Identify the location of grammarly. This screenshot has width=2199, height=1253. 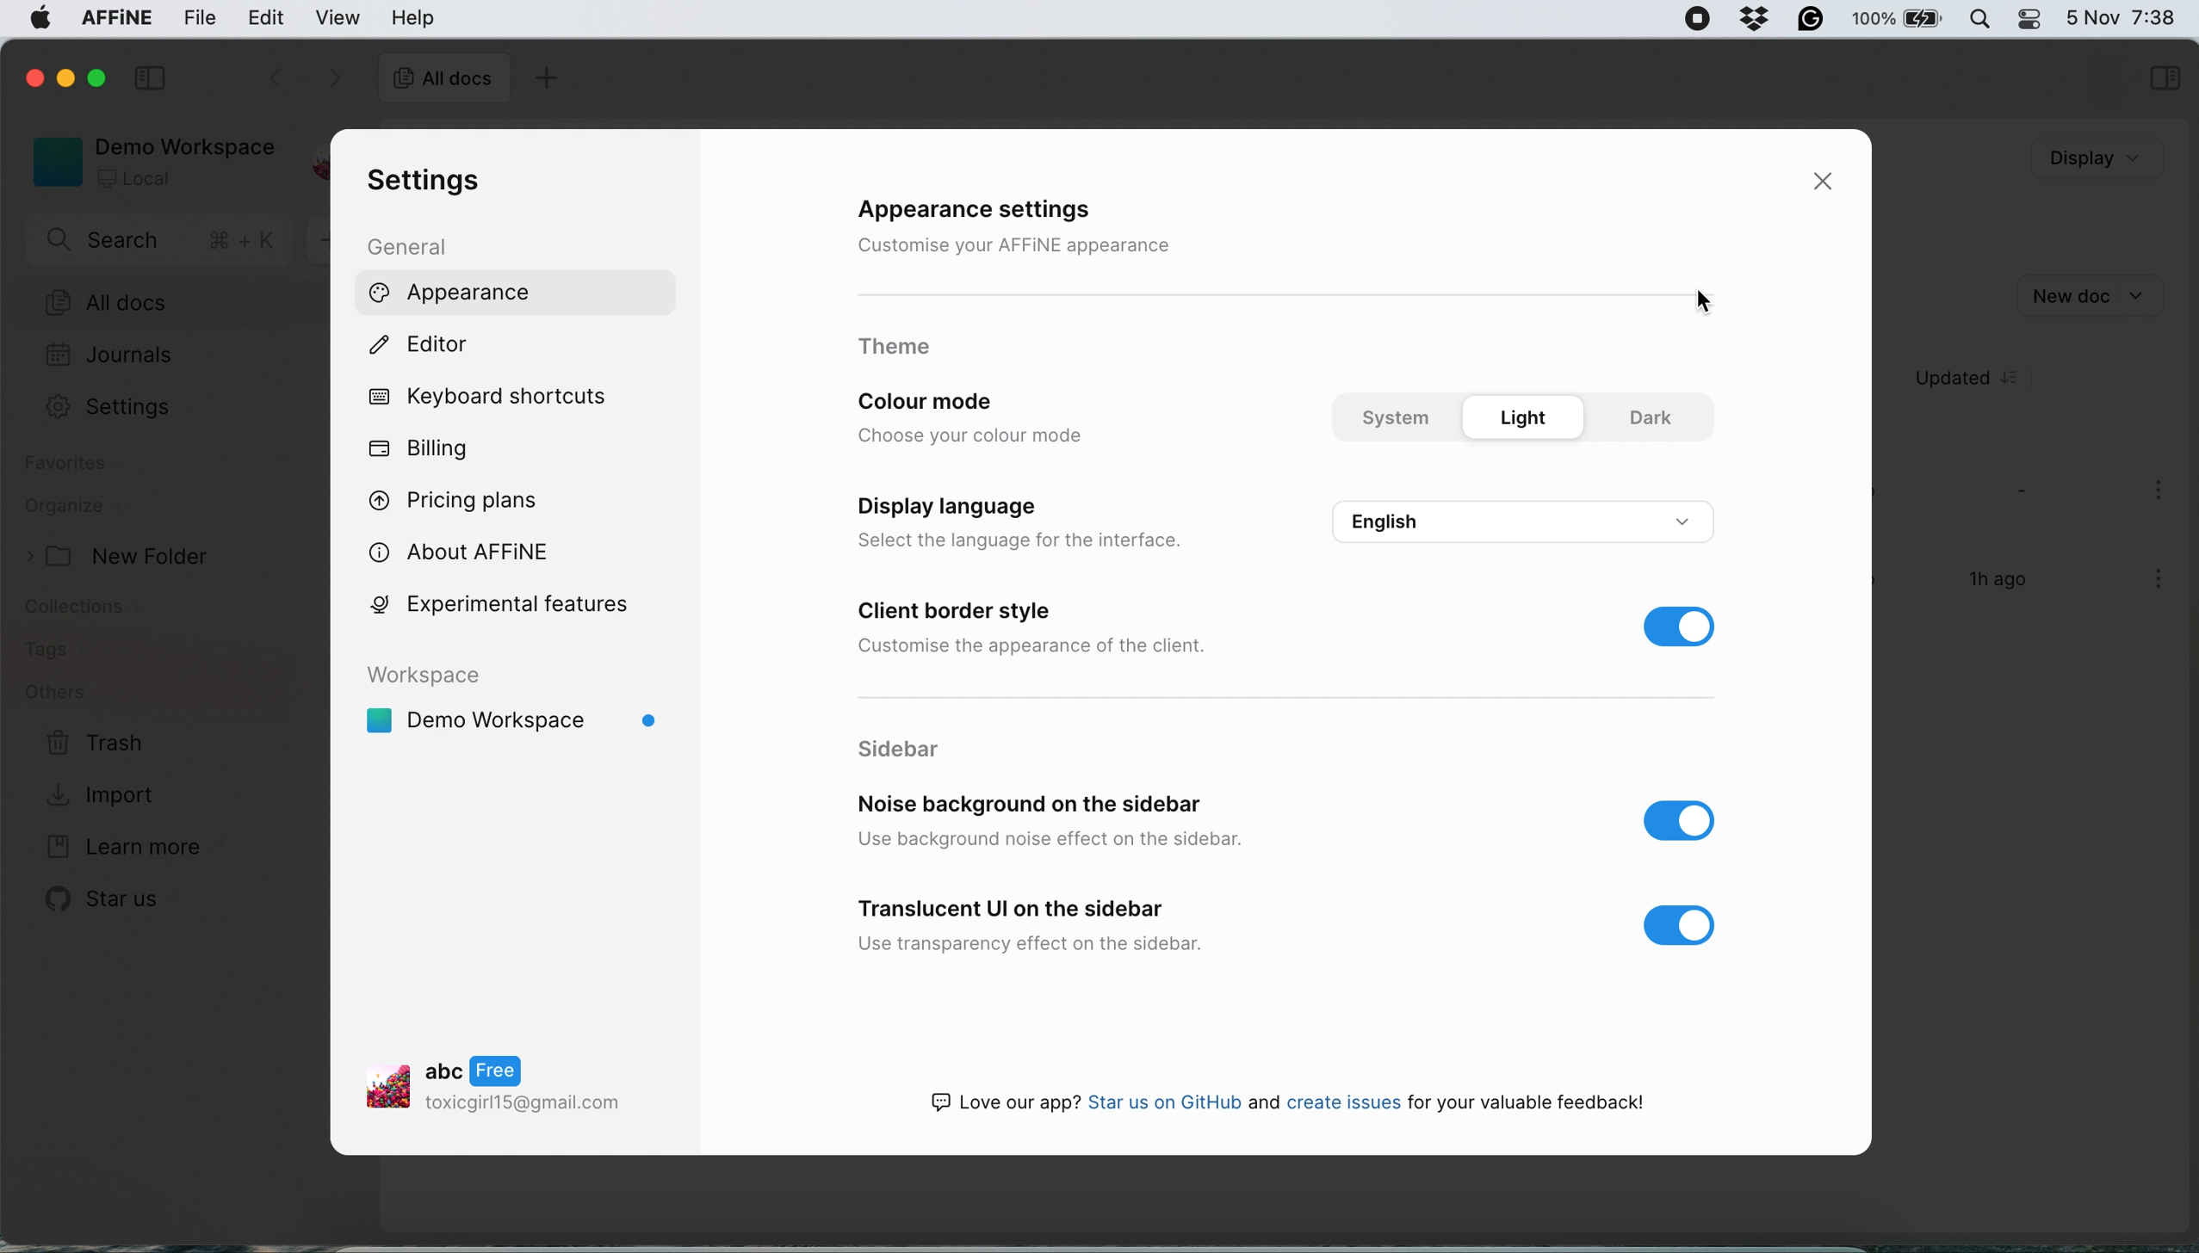
(1813, 20).